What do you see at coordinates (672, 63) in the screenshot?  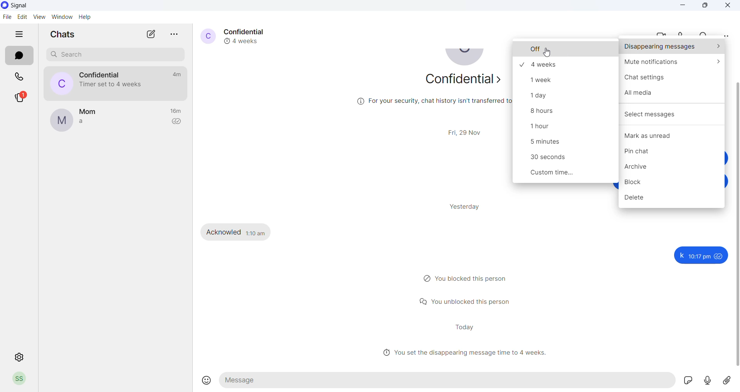 I see `mute notifications` at bounding box center [672, 63].